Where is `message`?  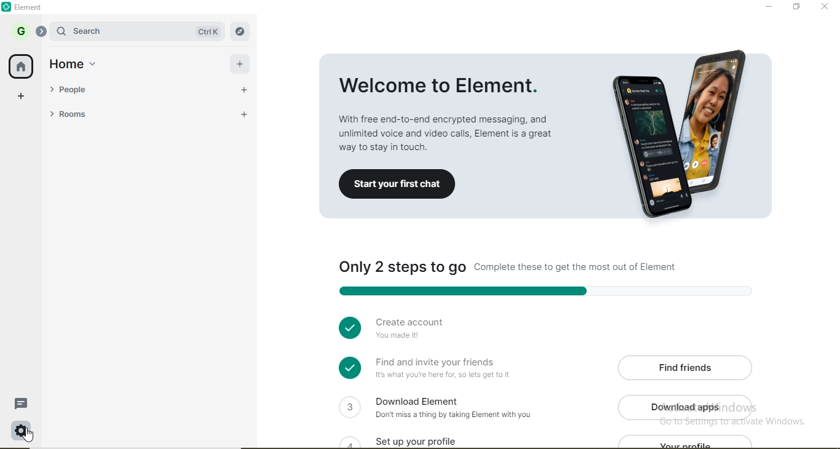
message is located at coordinates (23, 403).